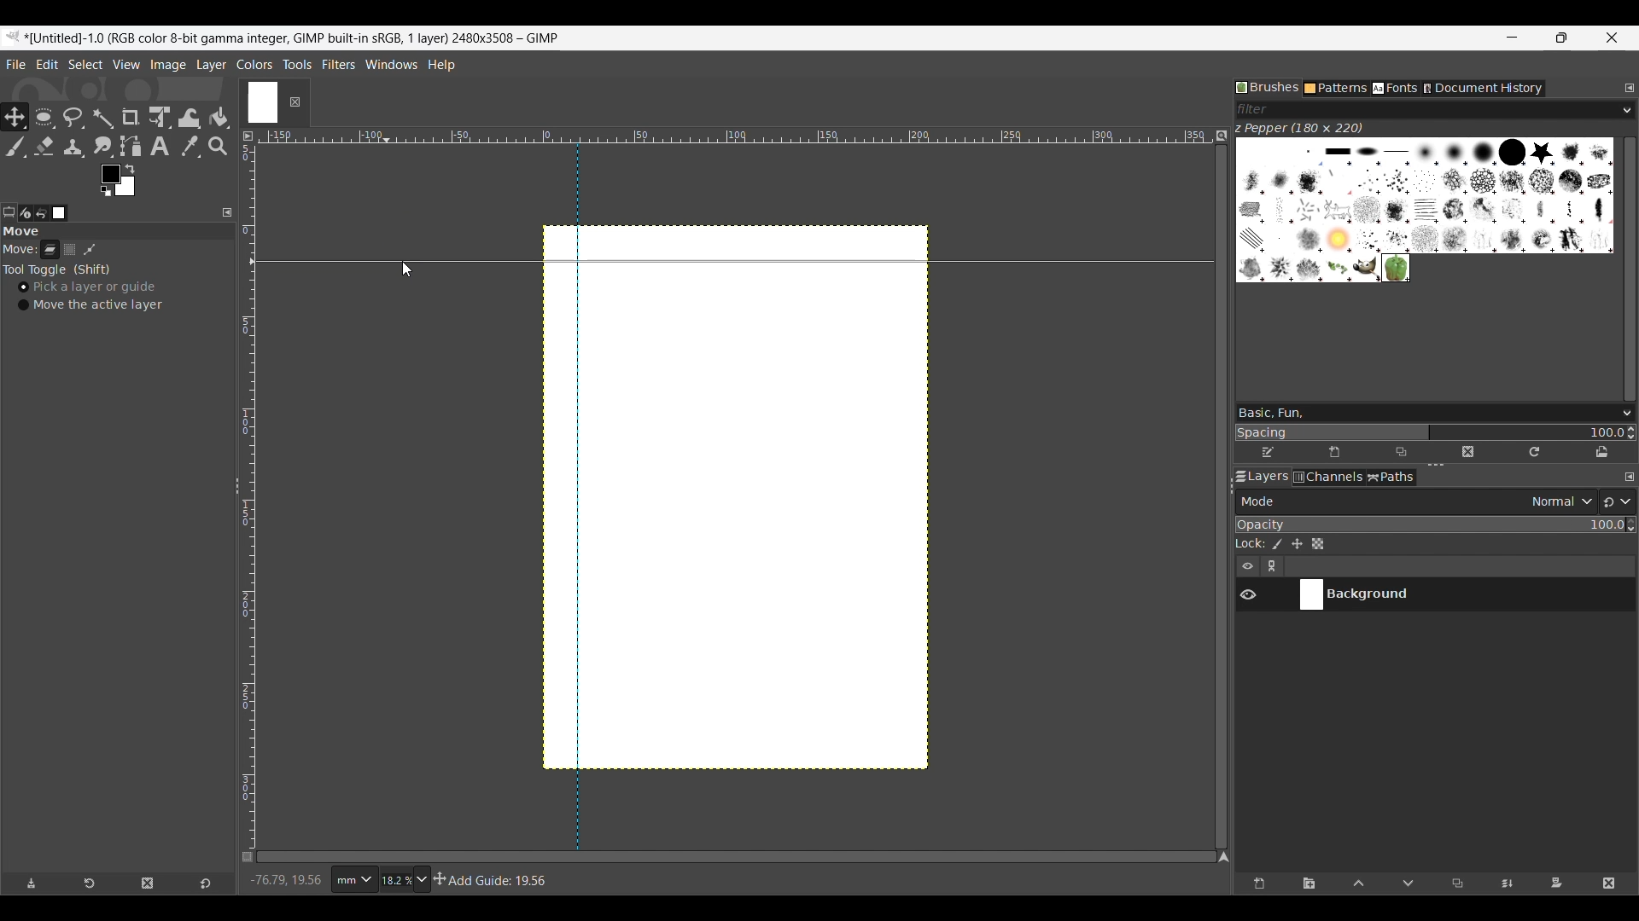  What do you see at coordinates (102, 147) in the screenshot?
I see `Smudge tool` at bounding box center [102, 147].